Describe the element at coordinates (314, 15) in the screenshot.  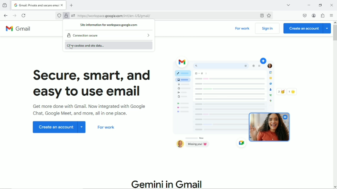
I see `Account` at that location.